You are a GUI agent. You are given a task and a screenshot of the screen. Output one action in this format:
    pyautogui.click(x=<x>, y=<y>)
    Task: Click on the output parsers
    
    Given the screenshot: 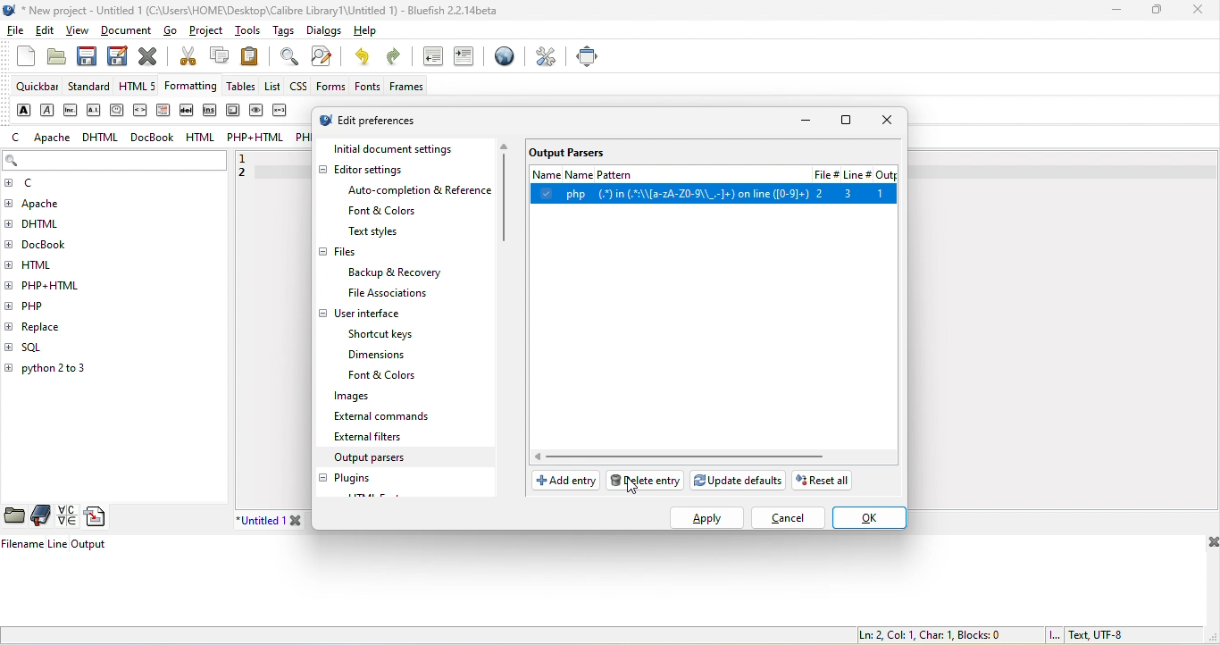 What is the action you would take?
    pyautogui.click(x=386, y=459)
    